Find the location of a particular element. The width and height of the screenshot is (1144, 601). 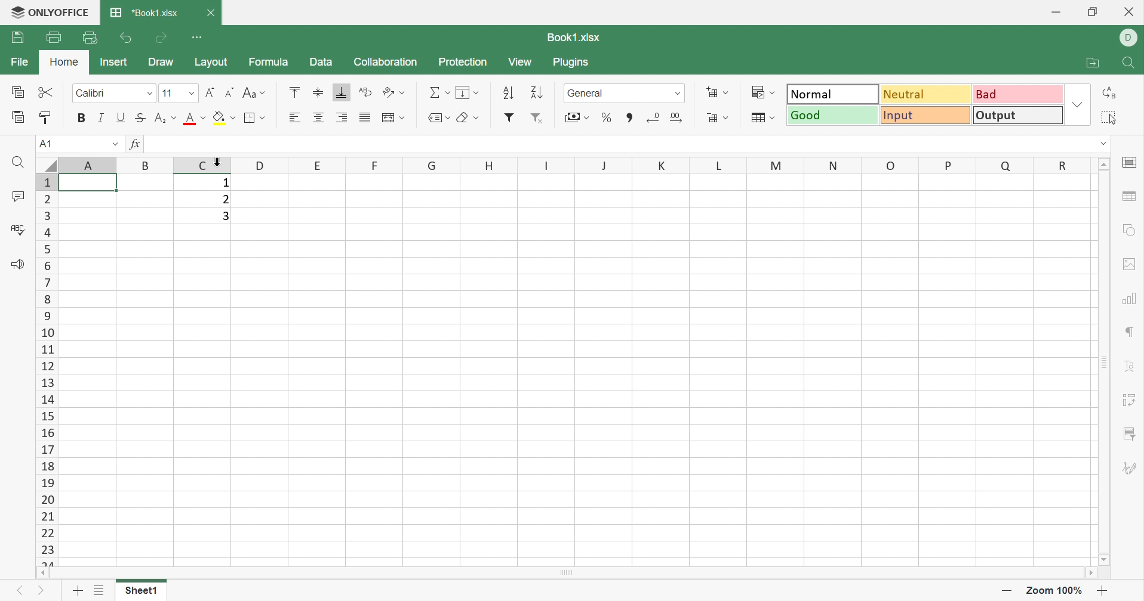

Table settings is located at coordinates (1131, 196).